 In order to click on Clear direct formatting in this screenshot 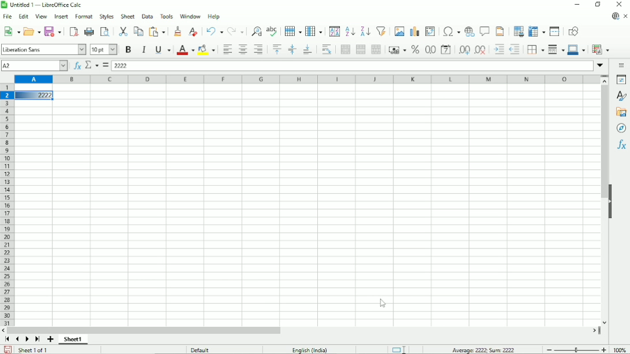, I will do `click(193, 32)`.